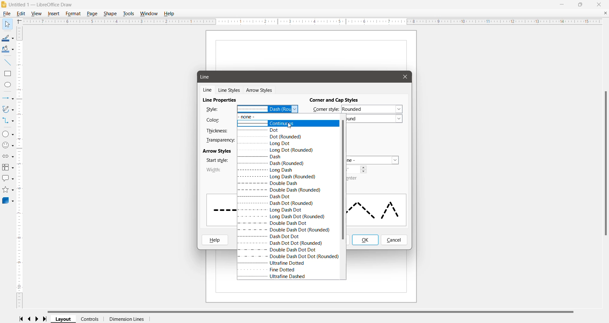 The width and height of the screenshot is (609, 323). What do you see at coordinates (8, 24) in the screenshot?
I see `Select Tool` at bounding box center [8, 24].